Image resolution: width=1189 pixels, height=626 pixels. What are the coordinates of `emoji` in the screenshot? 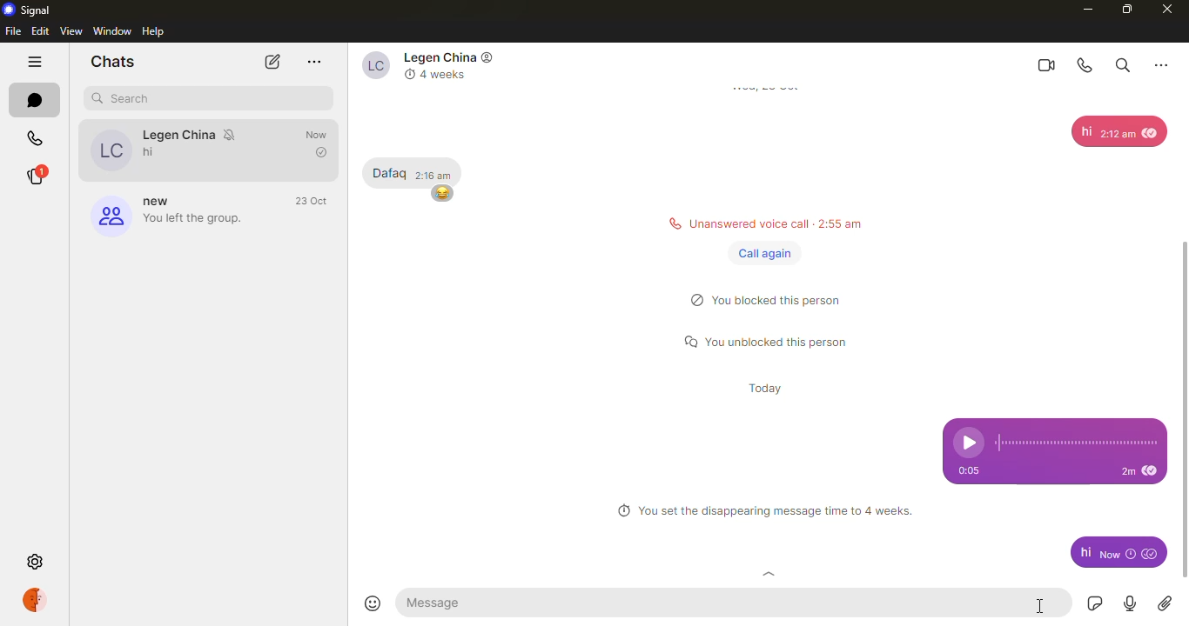 It's located at (375, 603).